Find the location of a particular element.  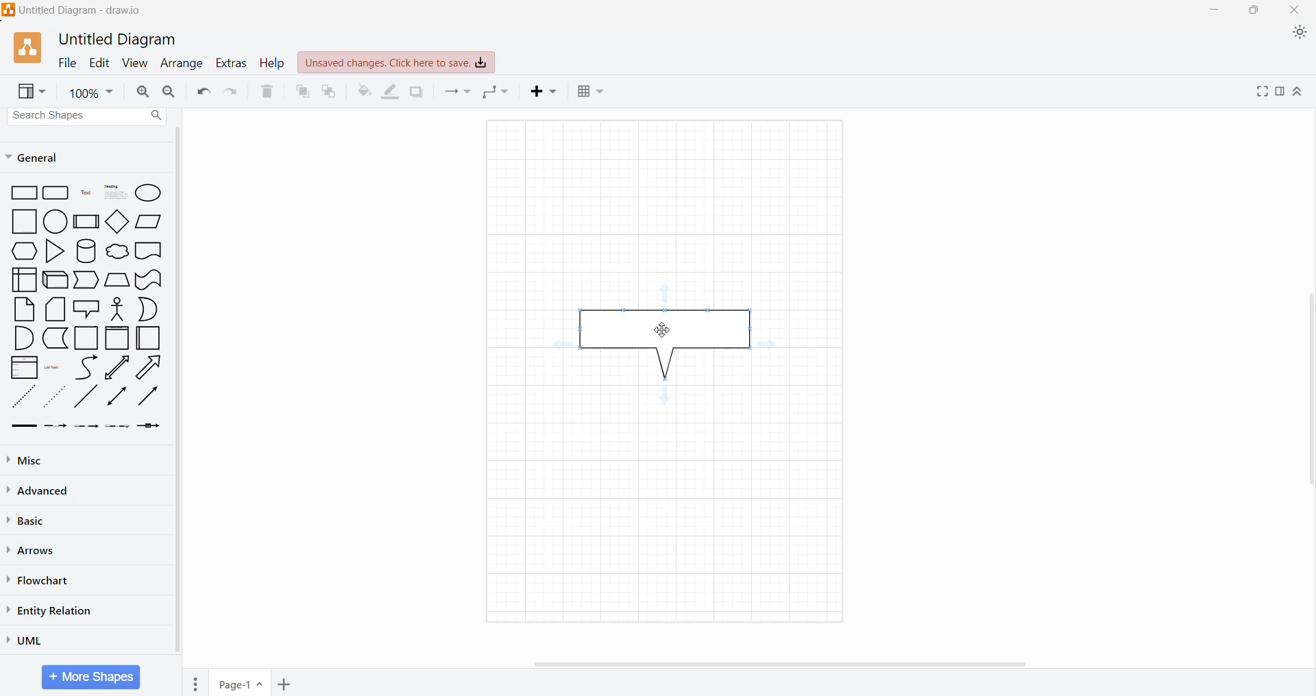

diagonal line is located at coordinates (87, 397).